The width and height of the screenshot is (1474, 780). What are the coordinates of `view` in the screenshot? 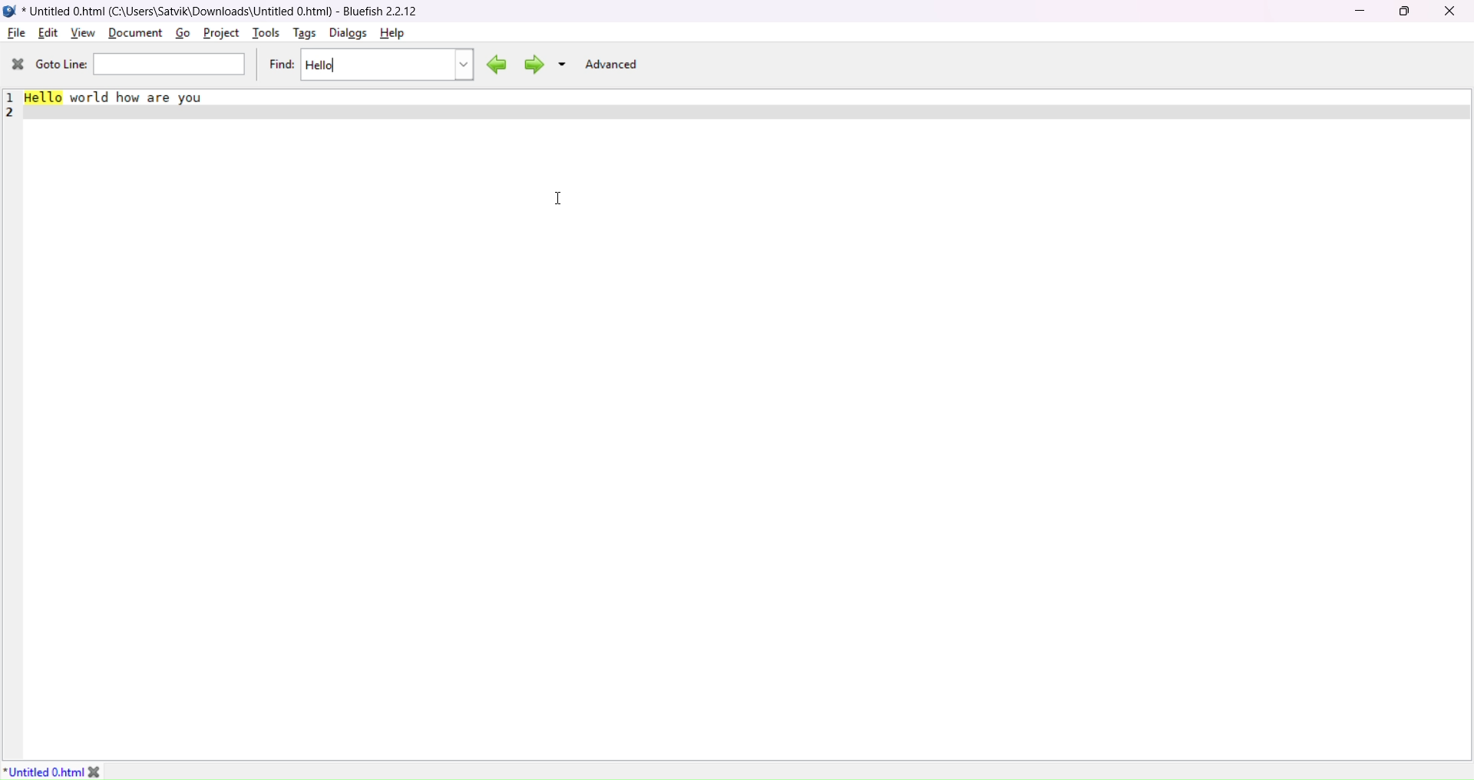 It's located at (82, 31).